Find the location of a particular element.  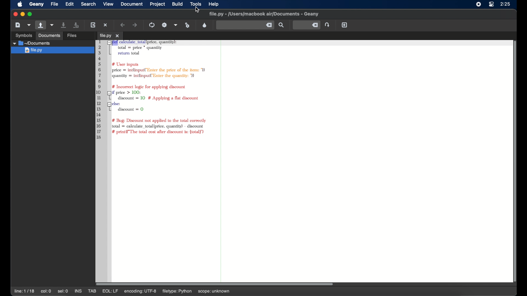

col:52 is located at coordinates (47, 292).